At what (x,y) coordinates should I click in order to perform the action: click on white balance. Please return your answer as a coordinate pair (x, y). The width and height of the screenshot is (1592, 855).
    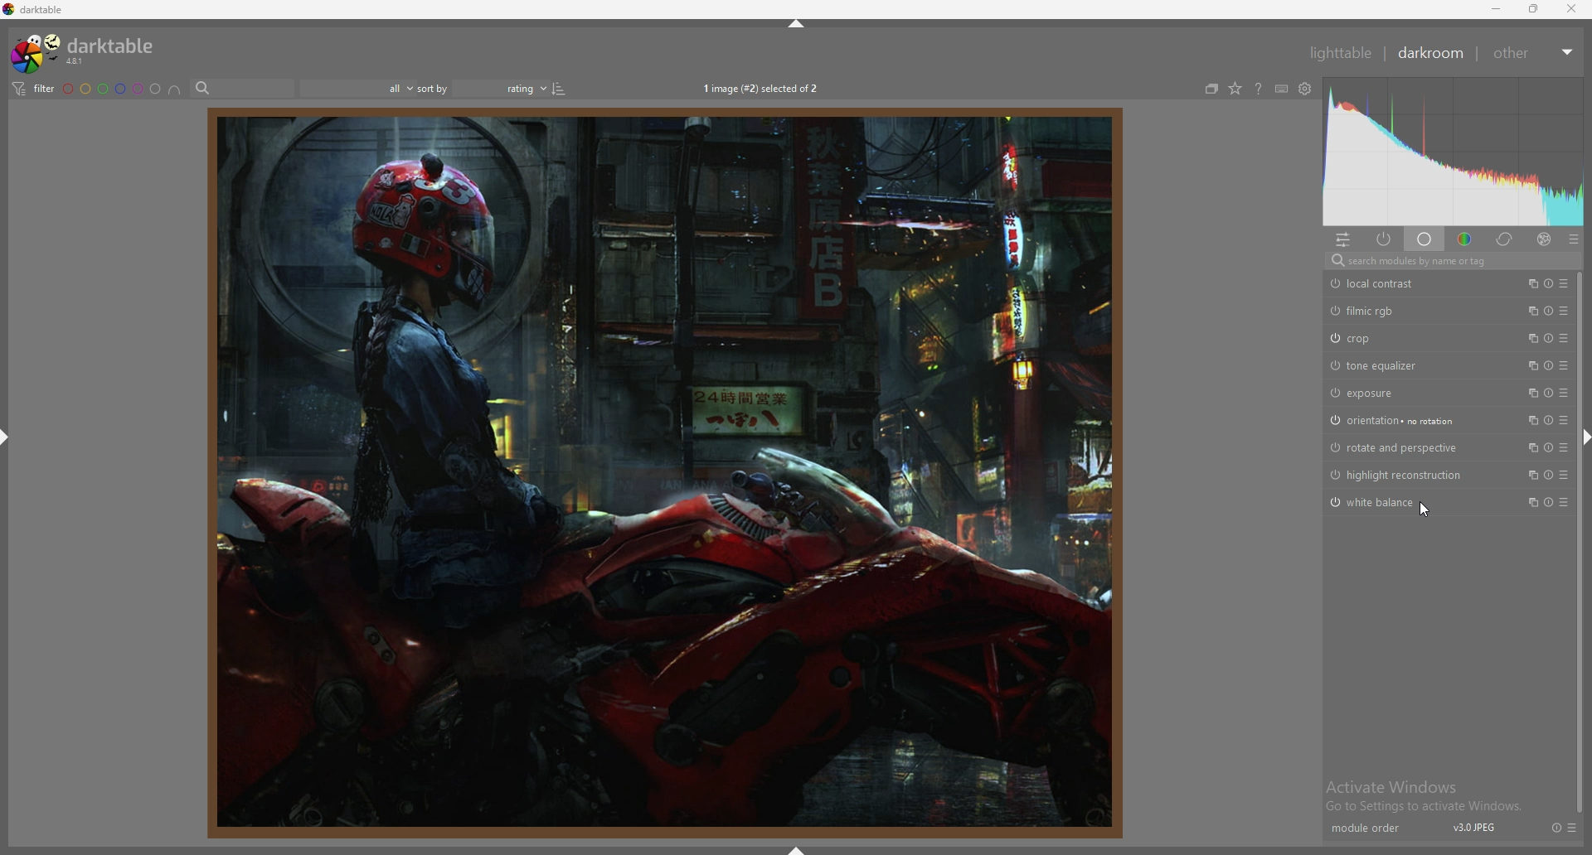
    Looking at the image, I should click on (1383, 501).